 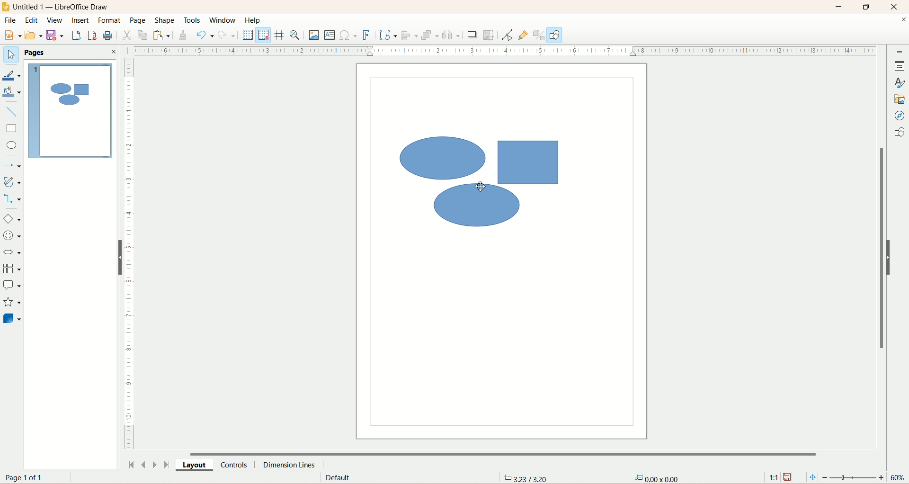 I want to click on basic shapes, so click(x=12, y=220).